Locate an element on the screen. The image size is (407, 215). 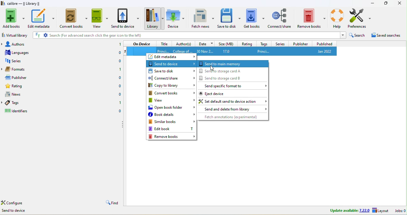
0 is located at coordinates (118, 61).